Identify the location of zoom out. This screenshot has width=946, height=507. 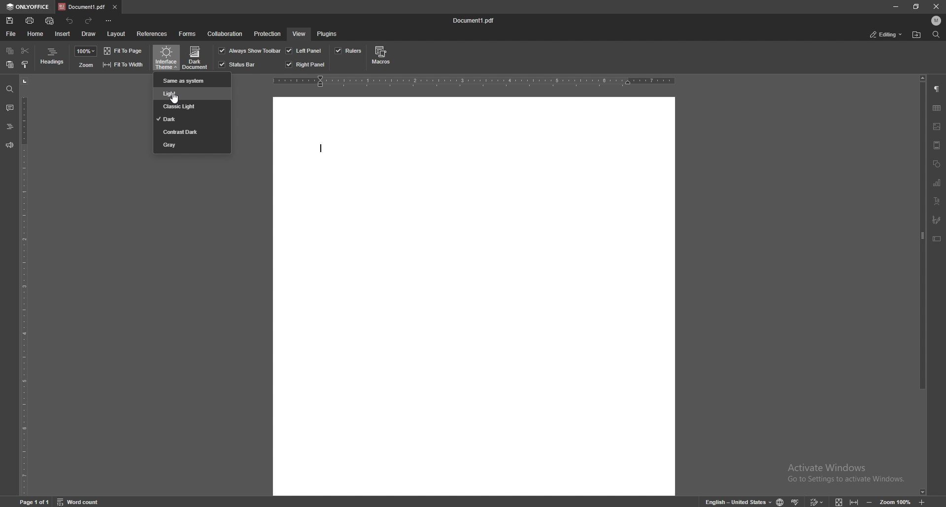
(870, 502).